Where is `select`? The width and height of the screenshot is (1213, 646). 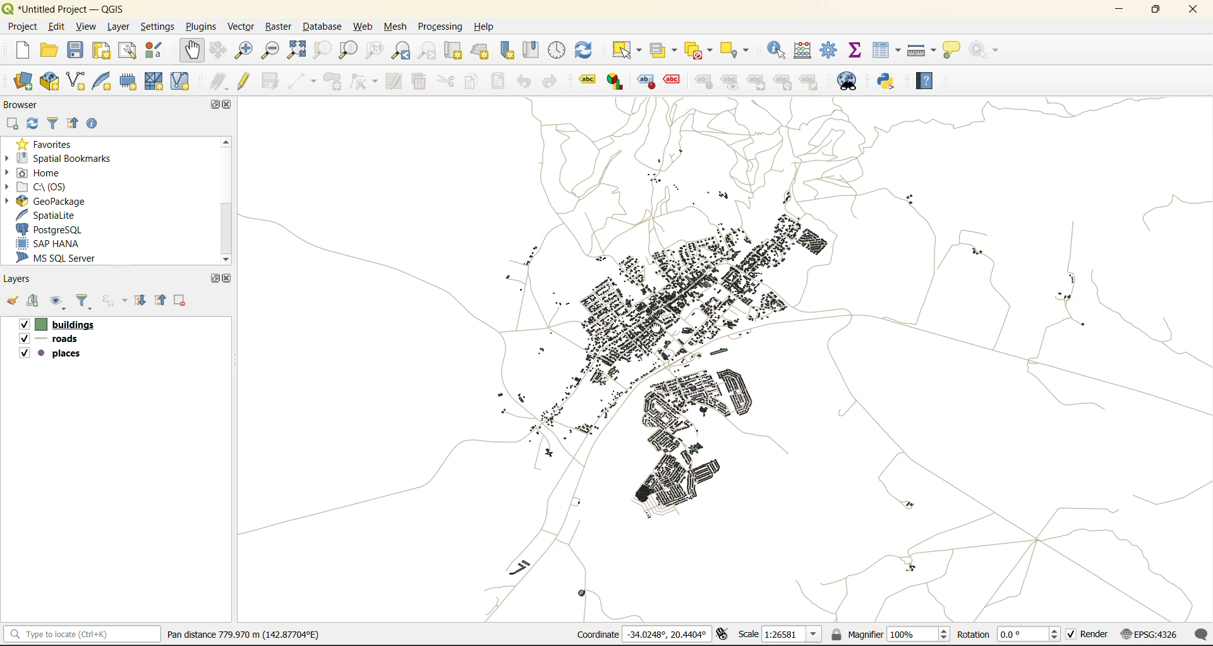 select is located at coordinates (629, 49).